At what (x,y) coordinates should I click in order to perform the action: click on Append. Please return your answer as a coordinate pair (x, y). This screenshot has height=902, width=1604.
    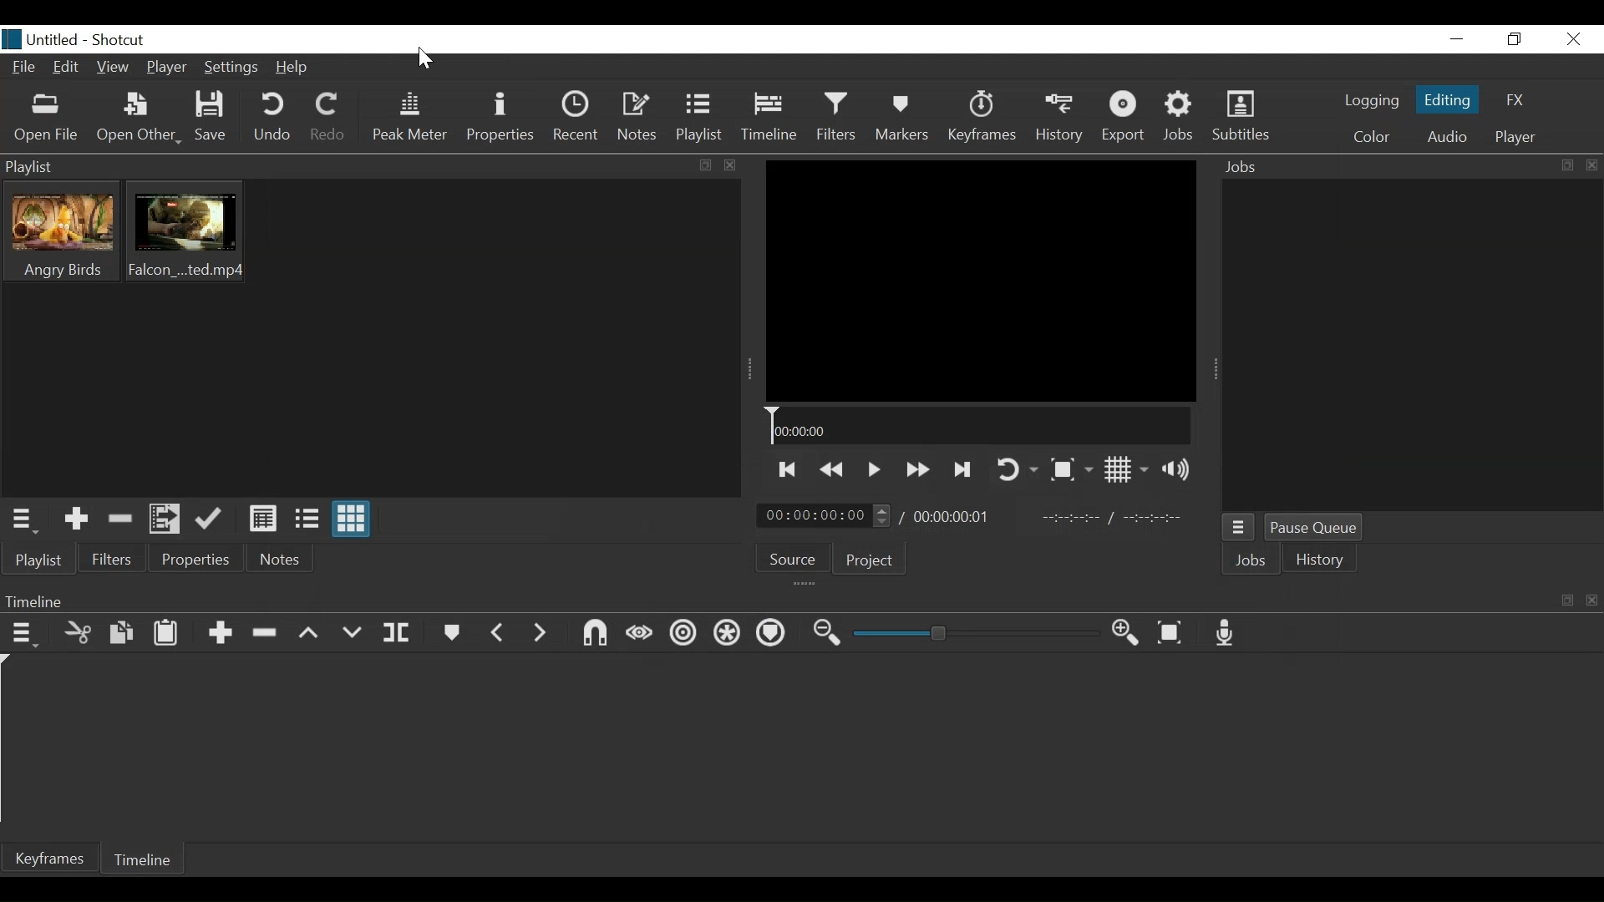
    Looking at the image, I should click on (220, 634).